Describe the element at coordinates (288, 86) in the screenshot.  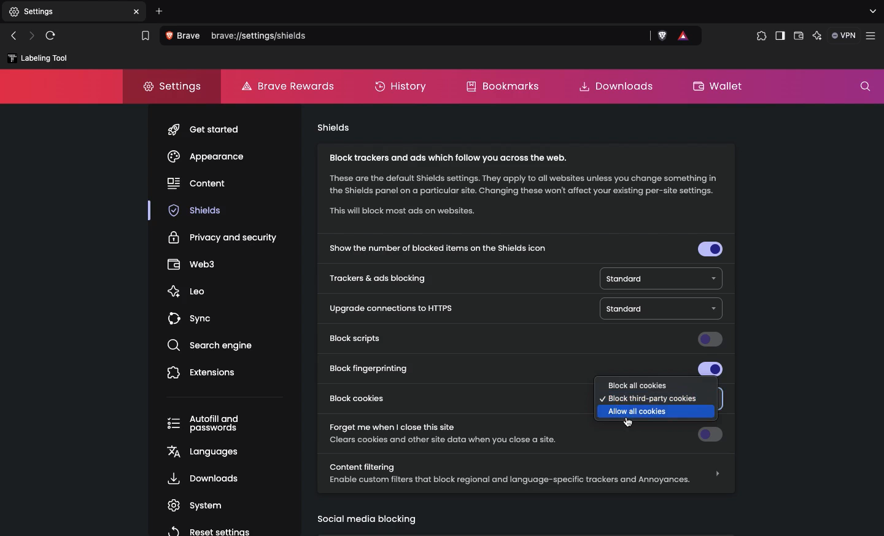
I see `Brave rewards` at that location.